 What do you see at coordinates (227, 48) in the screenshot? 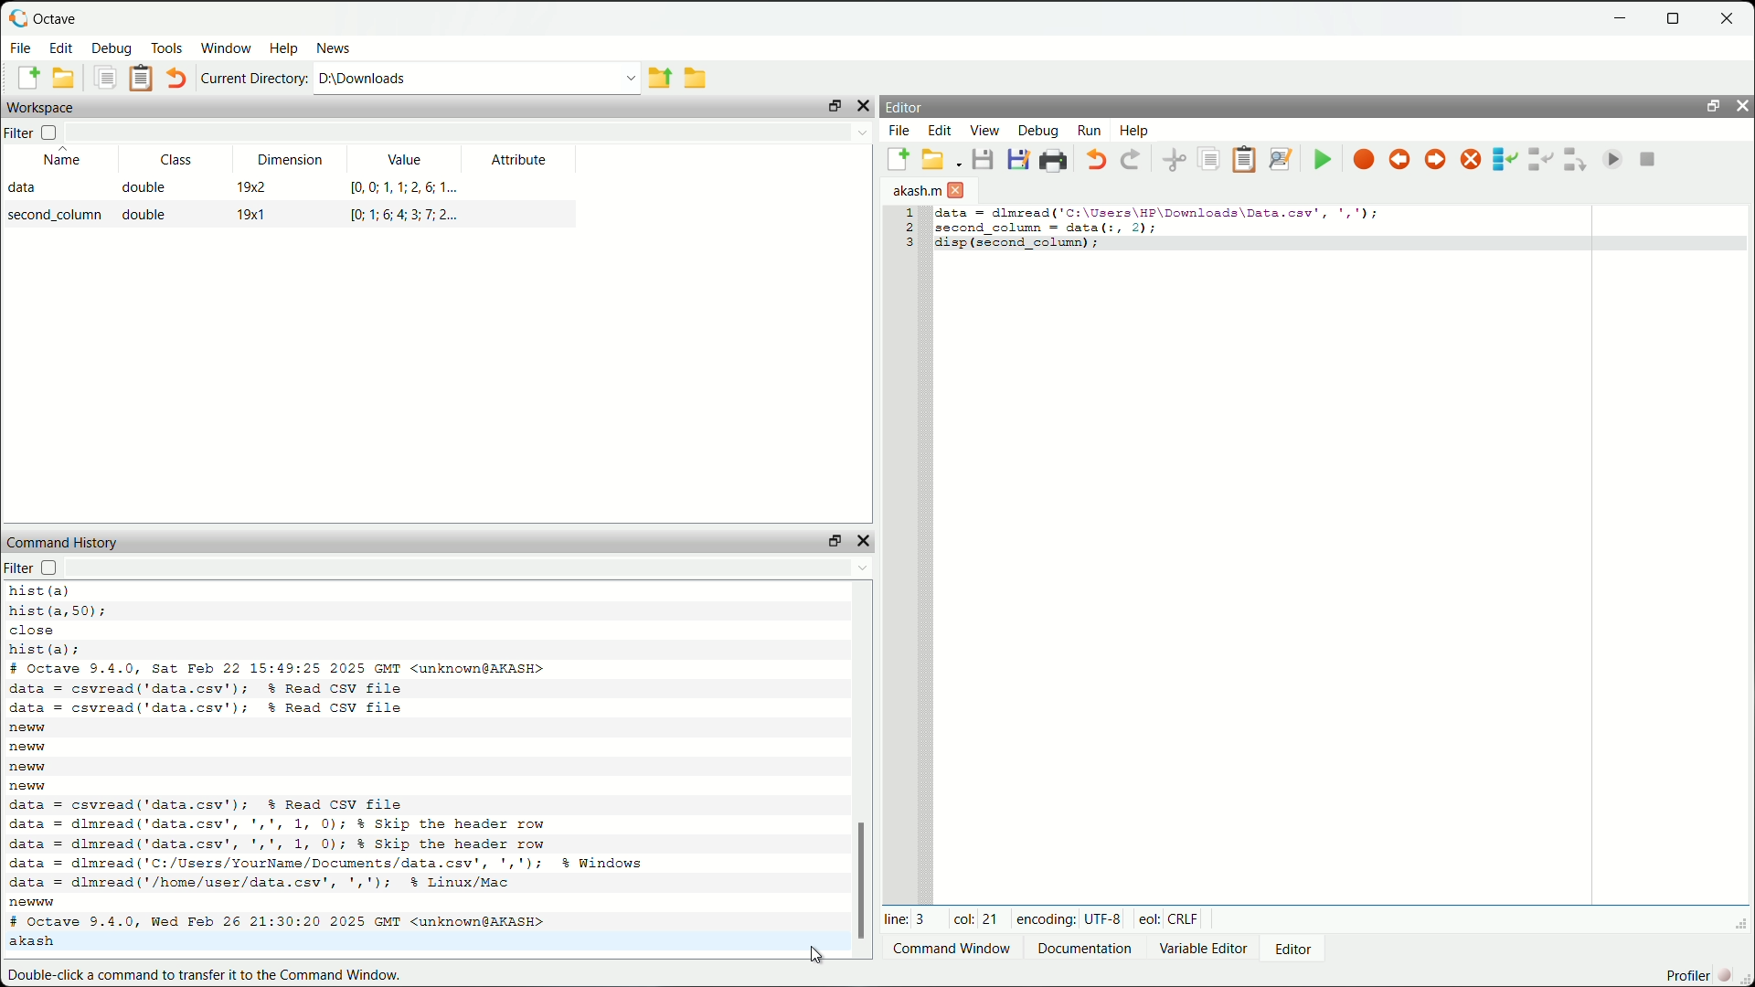
I see `window` at bounding box center [227, 48].